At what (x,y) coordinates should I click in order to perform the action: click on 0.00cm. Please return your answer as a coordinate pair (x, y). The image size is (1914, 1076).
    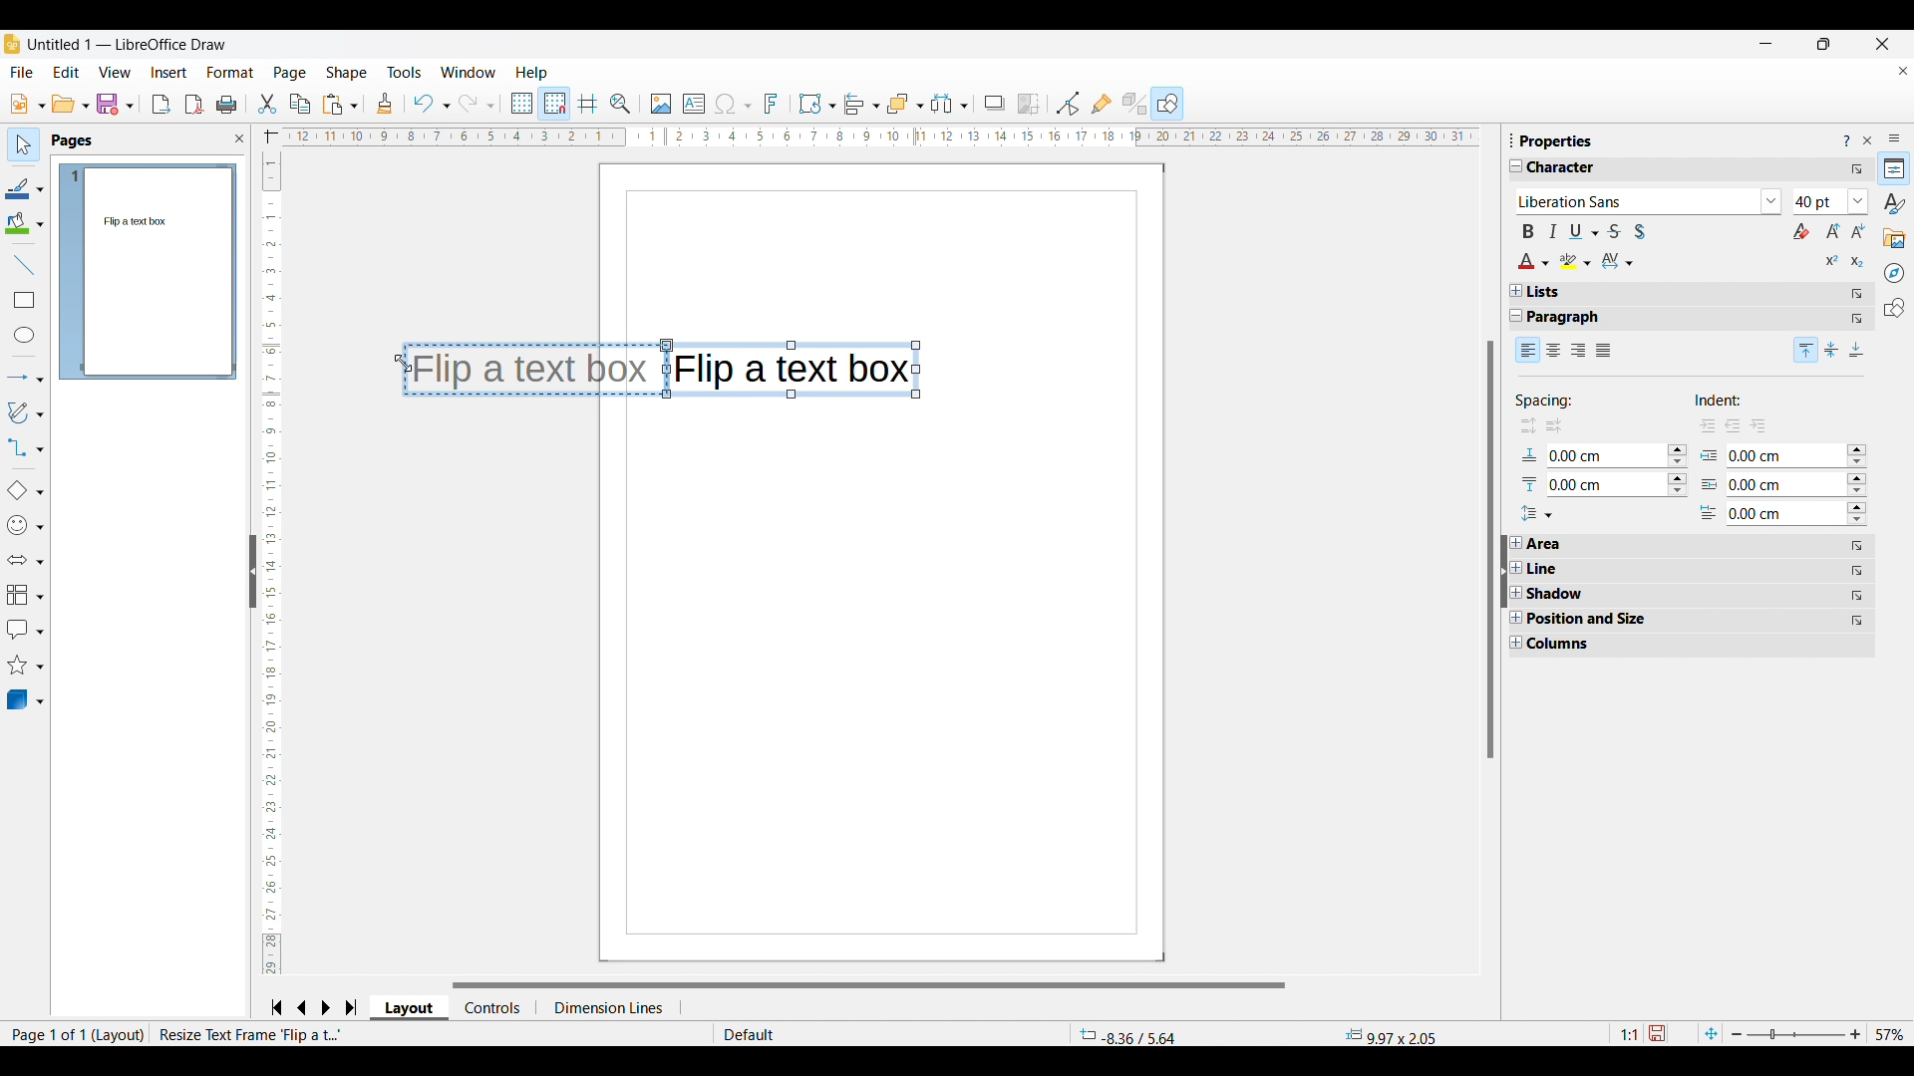
    Looking at the image, I should click on (1599, 483).